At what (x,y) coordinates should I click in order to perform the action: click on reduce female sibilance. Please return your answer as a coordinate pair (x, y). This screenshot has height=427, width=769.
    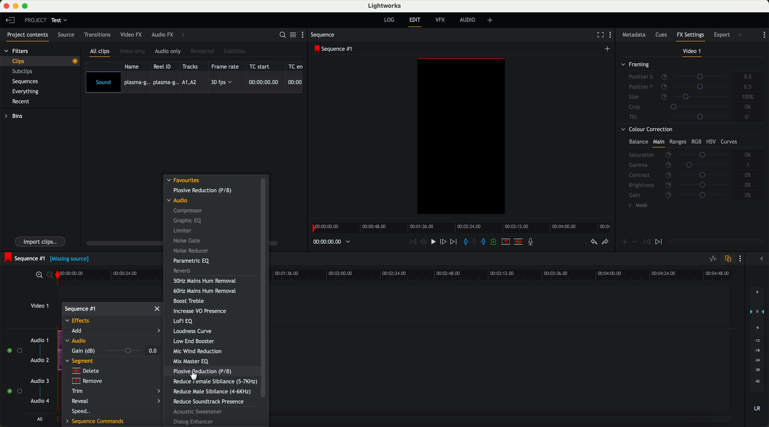
    Looking at the image, I should click on (214, 382).